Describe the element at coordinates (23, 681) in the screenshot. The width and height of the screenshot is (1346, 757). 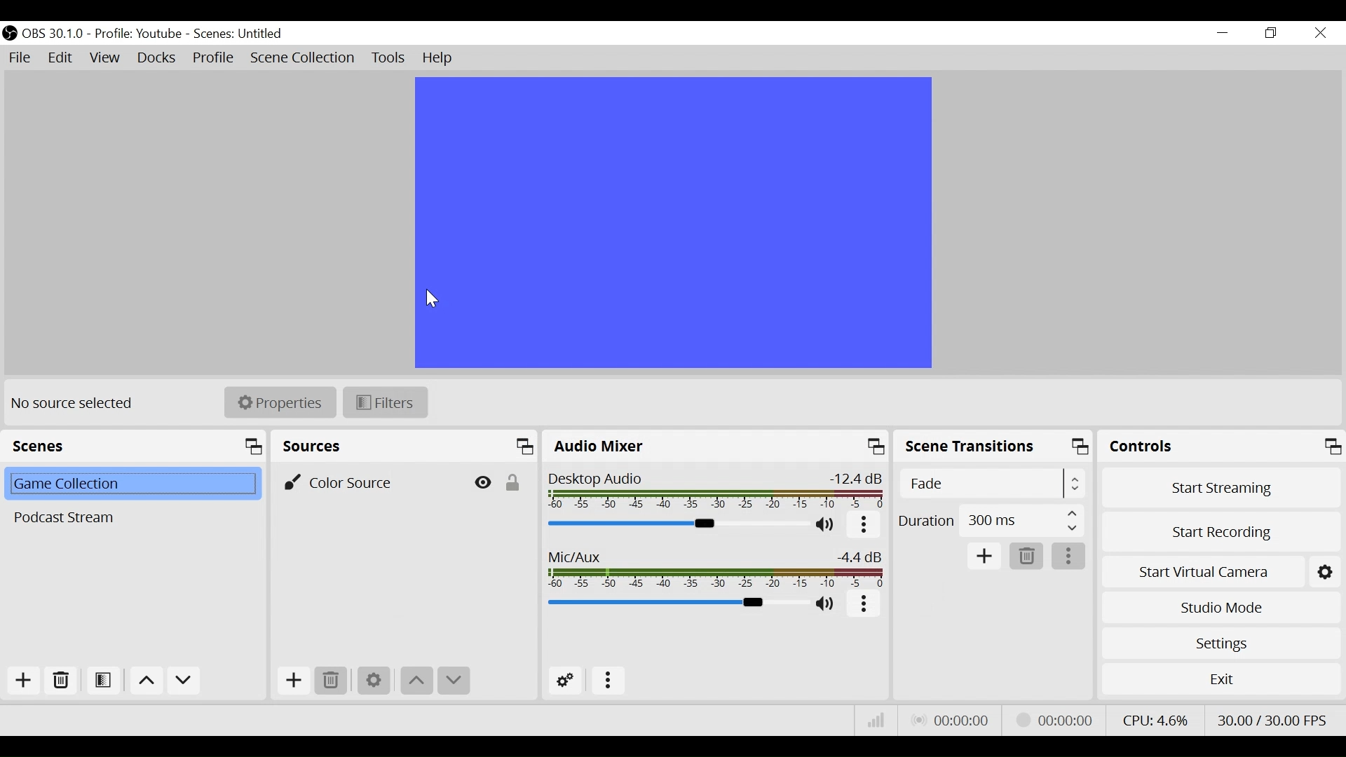
I see `Add` at that location.